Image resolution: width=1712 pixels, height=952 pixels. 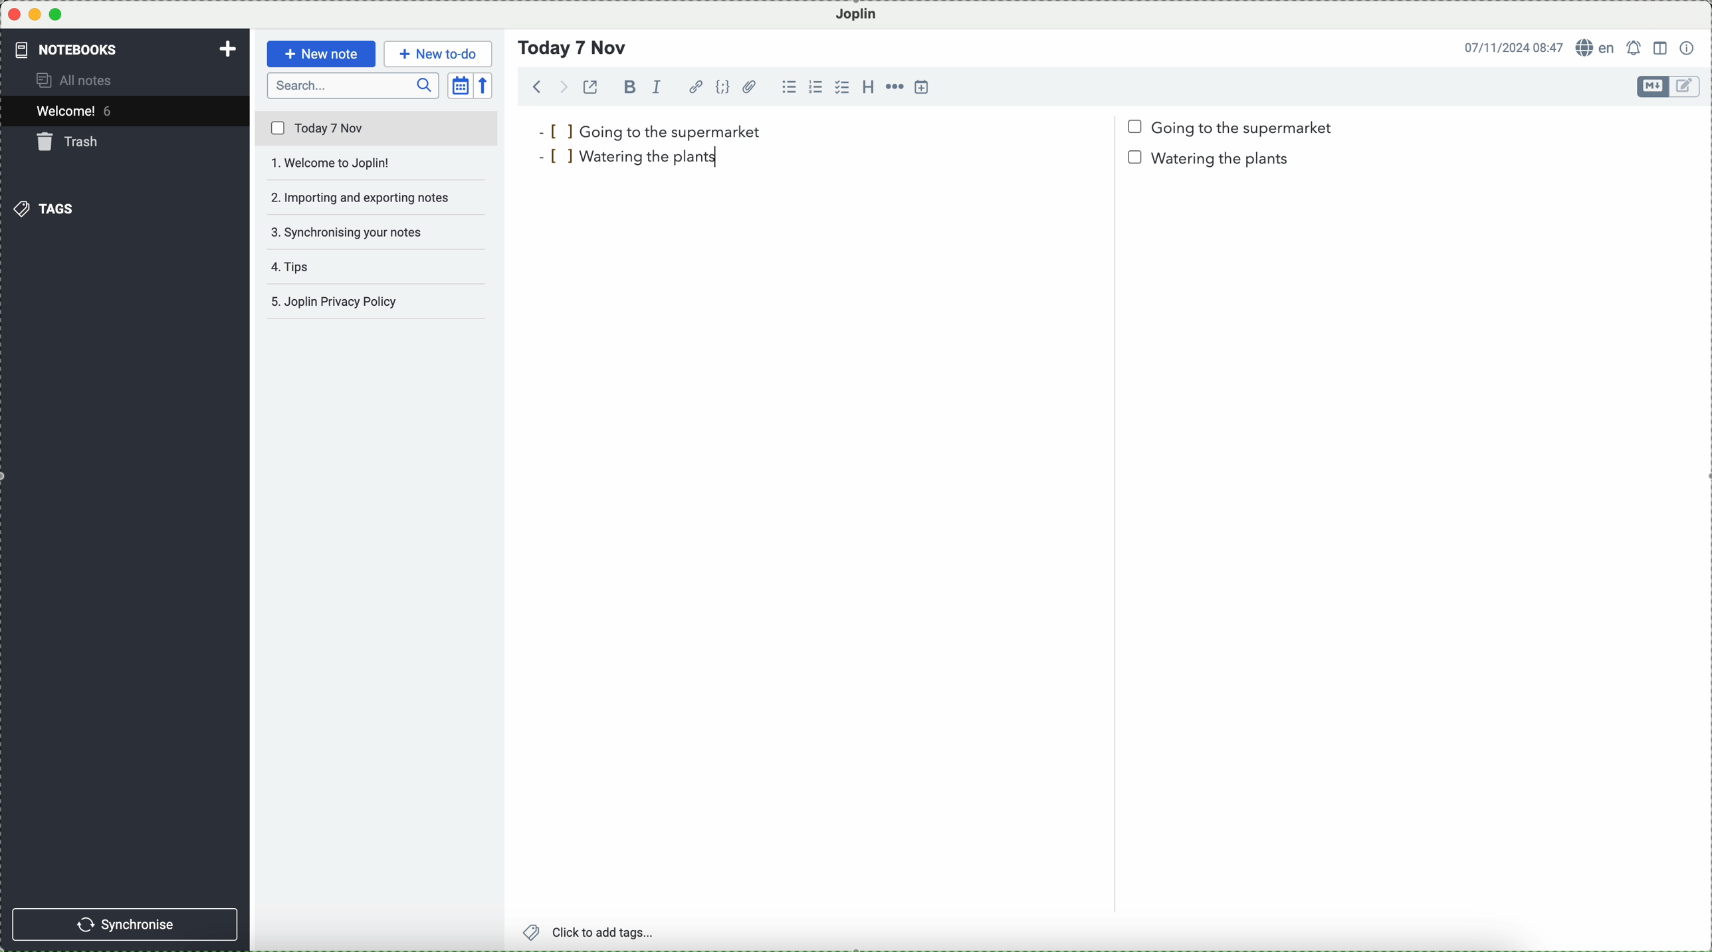 I want to click on language, so click(x=1596, y=47).